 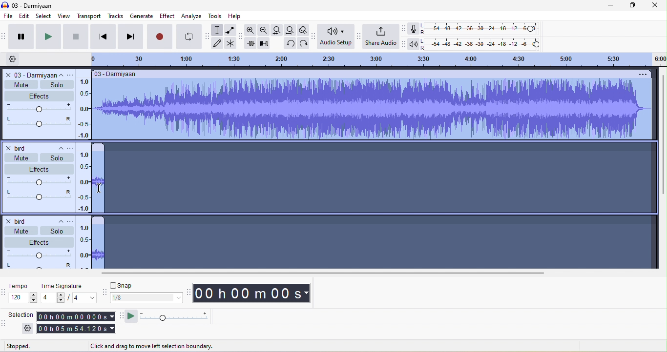 What do you see at coordinates (166, 17) in the screenshot?
I see `effect` at bounding box center [166, 17].